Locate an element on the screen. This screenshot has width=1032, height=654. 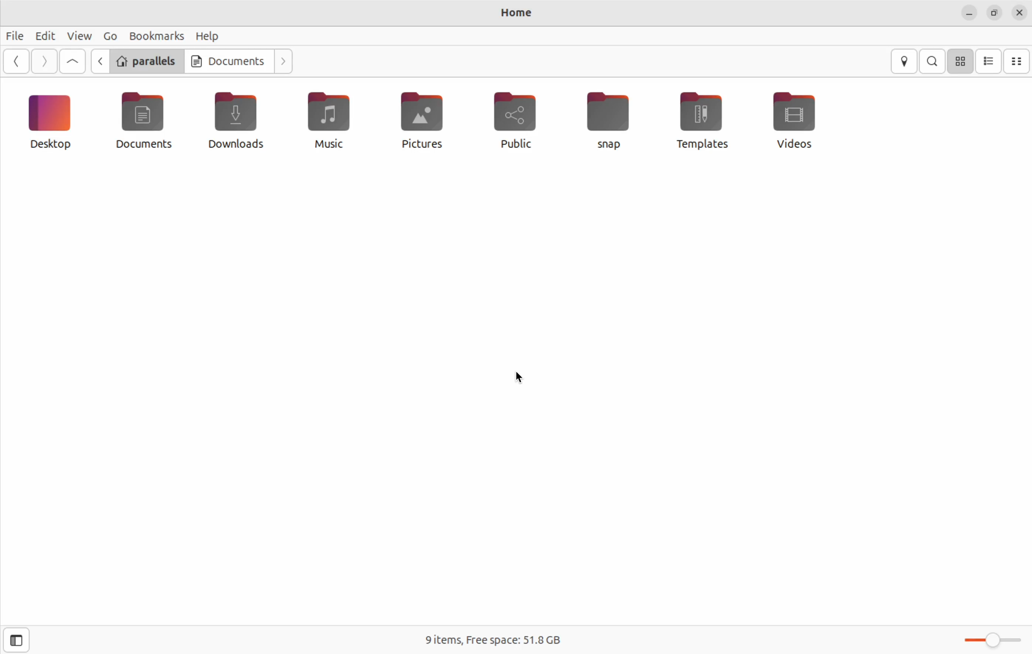
downloads is located at coordinates (236, 118).